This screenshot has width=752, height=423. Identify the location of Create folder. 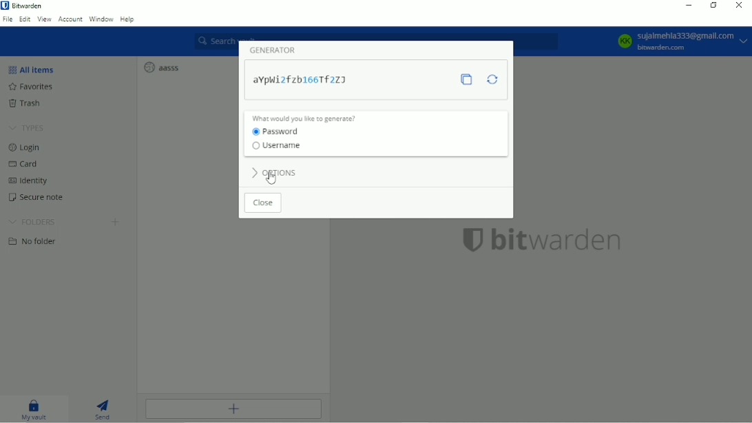
(115, 223).